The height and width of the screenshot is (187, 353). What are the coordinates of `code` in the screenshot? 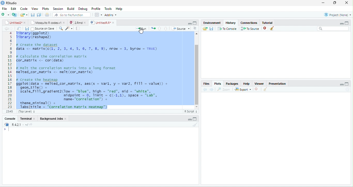 It's located at (24, 9).